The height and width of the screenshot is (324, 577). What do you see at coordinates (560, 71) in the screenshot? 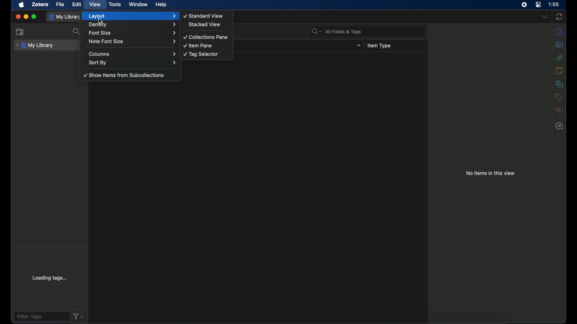
I see `notes` at bounding box center [560, 71].